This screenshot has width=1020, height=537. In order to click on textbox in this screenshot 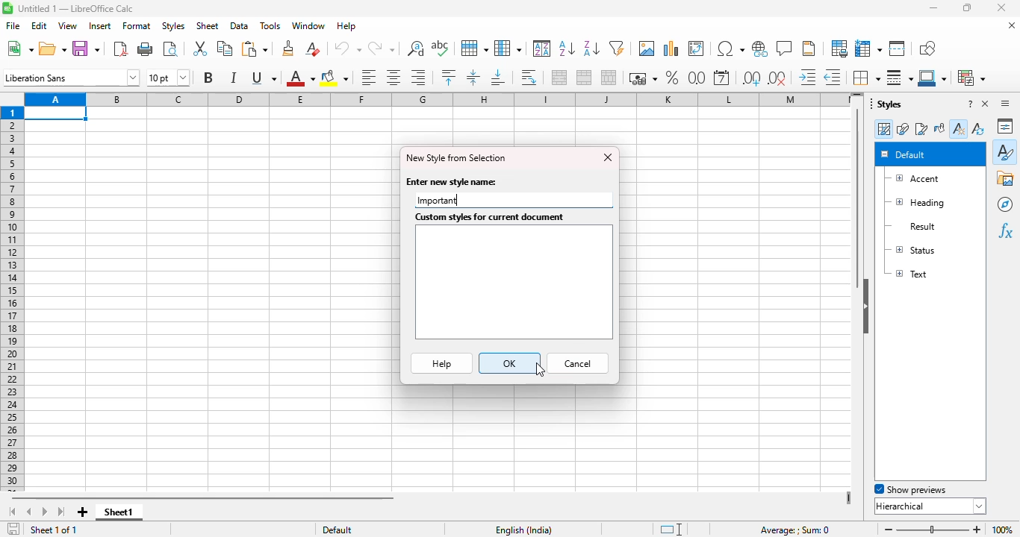, I will do `click(514, 283)`.